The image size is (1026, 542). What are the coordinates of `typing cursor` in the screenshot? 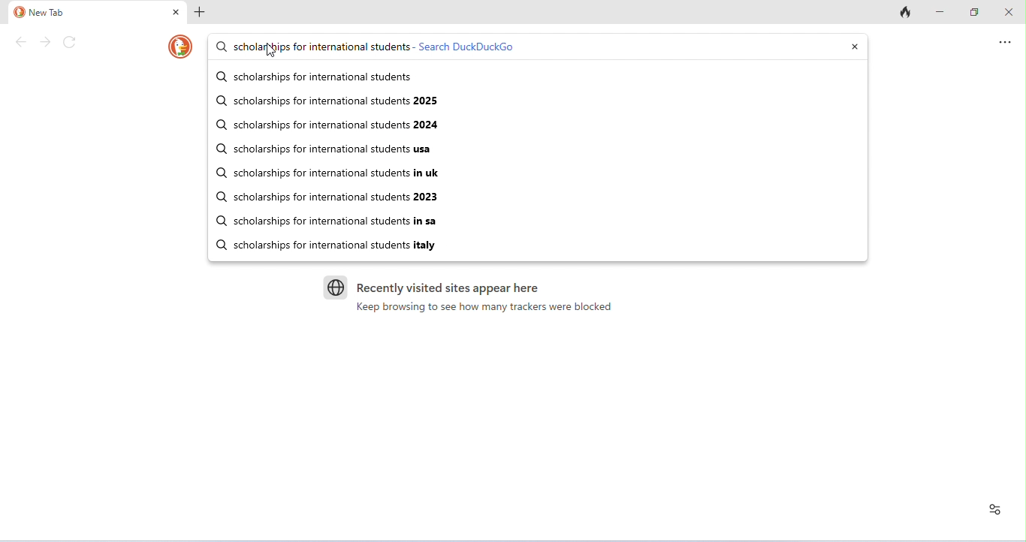 It's located at (270, 44).